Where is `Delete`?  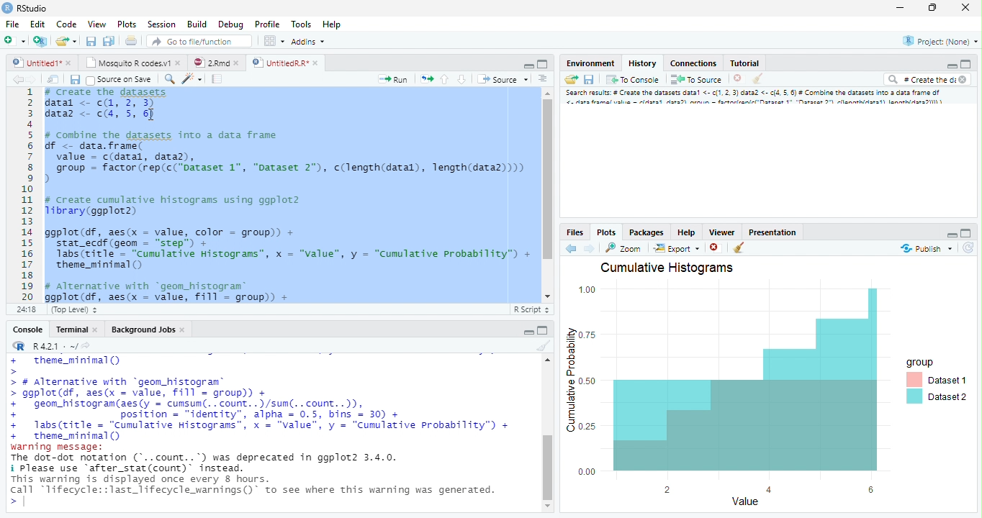
Delete is located at coordinates (738, 79).